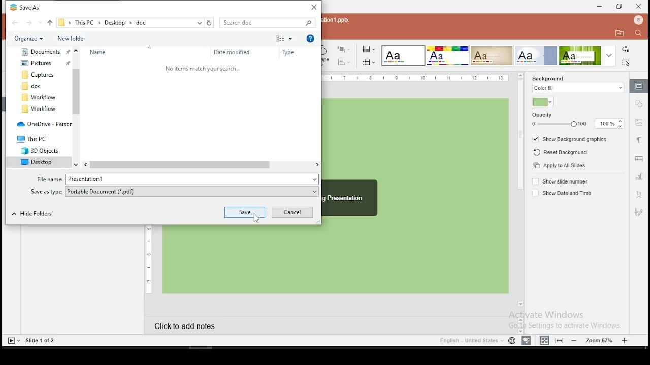 This screenshot has width=650, height=365. What do you see at coordinates (13, 341) in the screenshot?
I see `start slide show` at bounding box center [13, 341].